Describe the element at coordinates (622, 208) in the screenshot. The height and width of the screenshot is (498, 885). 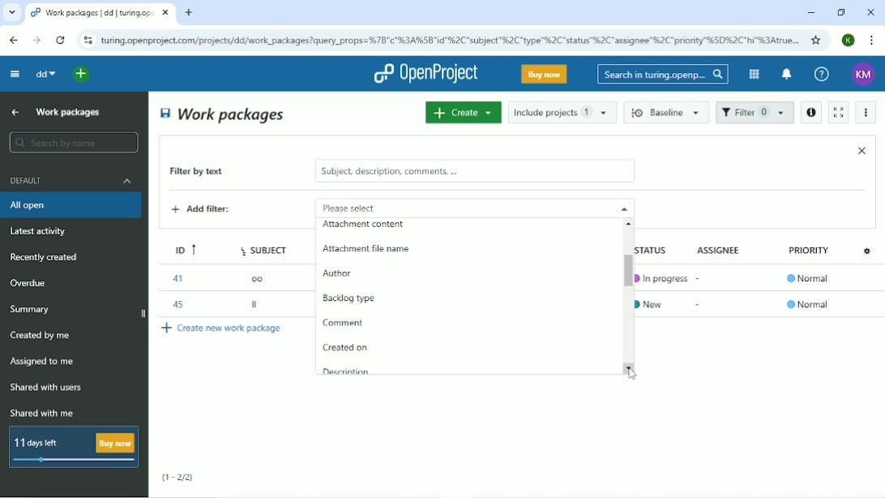
I see `close drop down menu` at that location.